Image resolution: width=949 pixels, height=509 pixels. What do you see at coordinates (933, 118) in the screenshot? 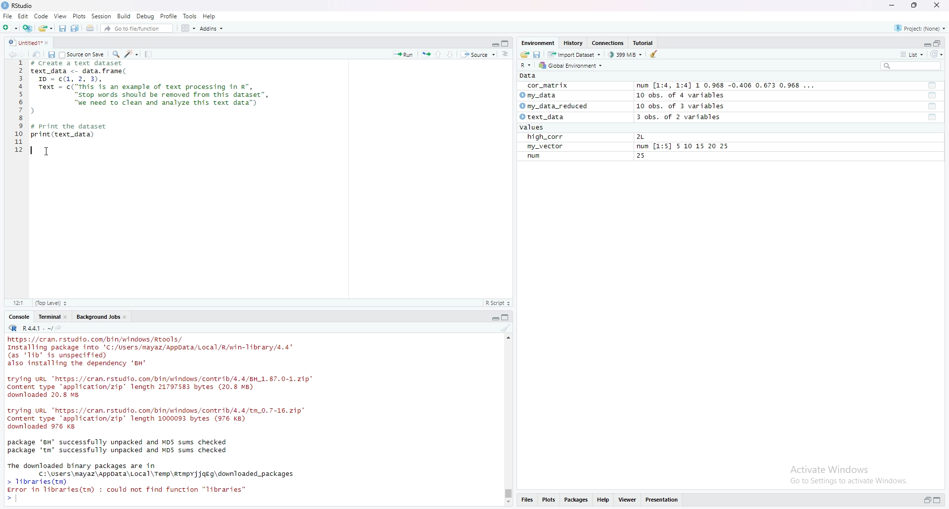
I see `functions` at bounding box center [933, 118].